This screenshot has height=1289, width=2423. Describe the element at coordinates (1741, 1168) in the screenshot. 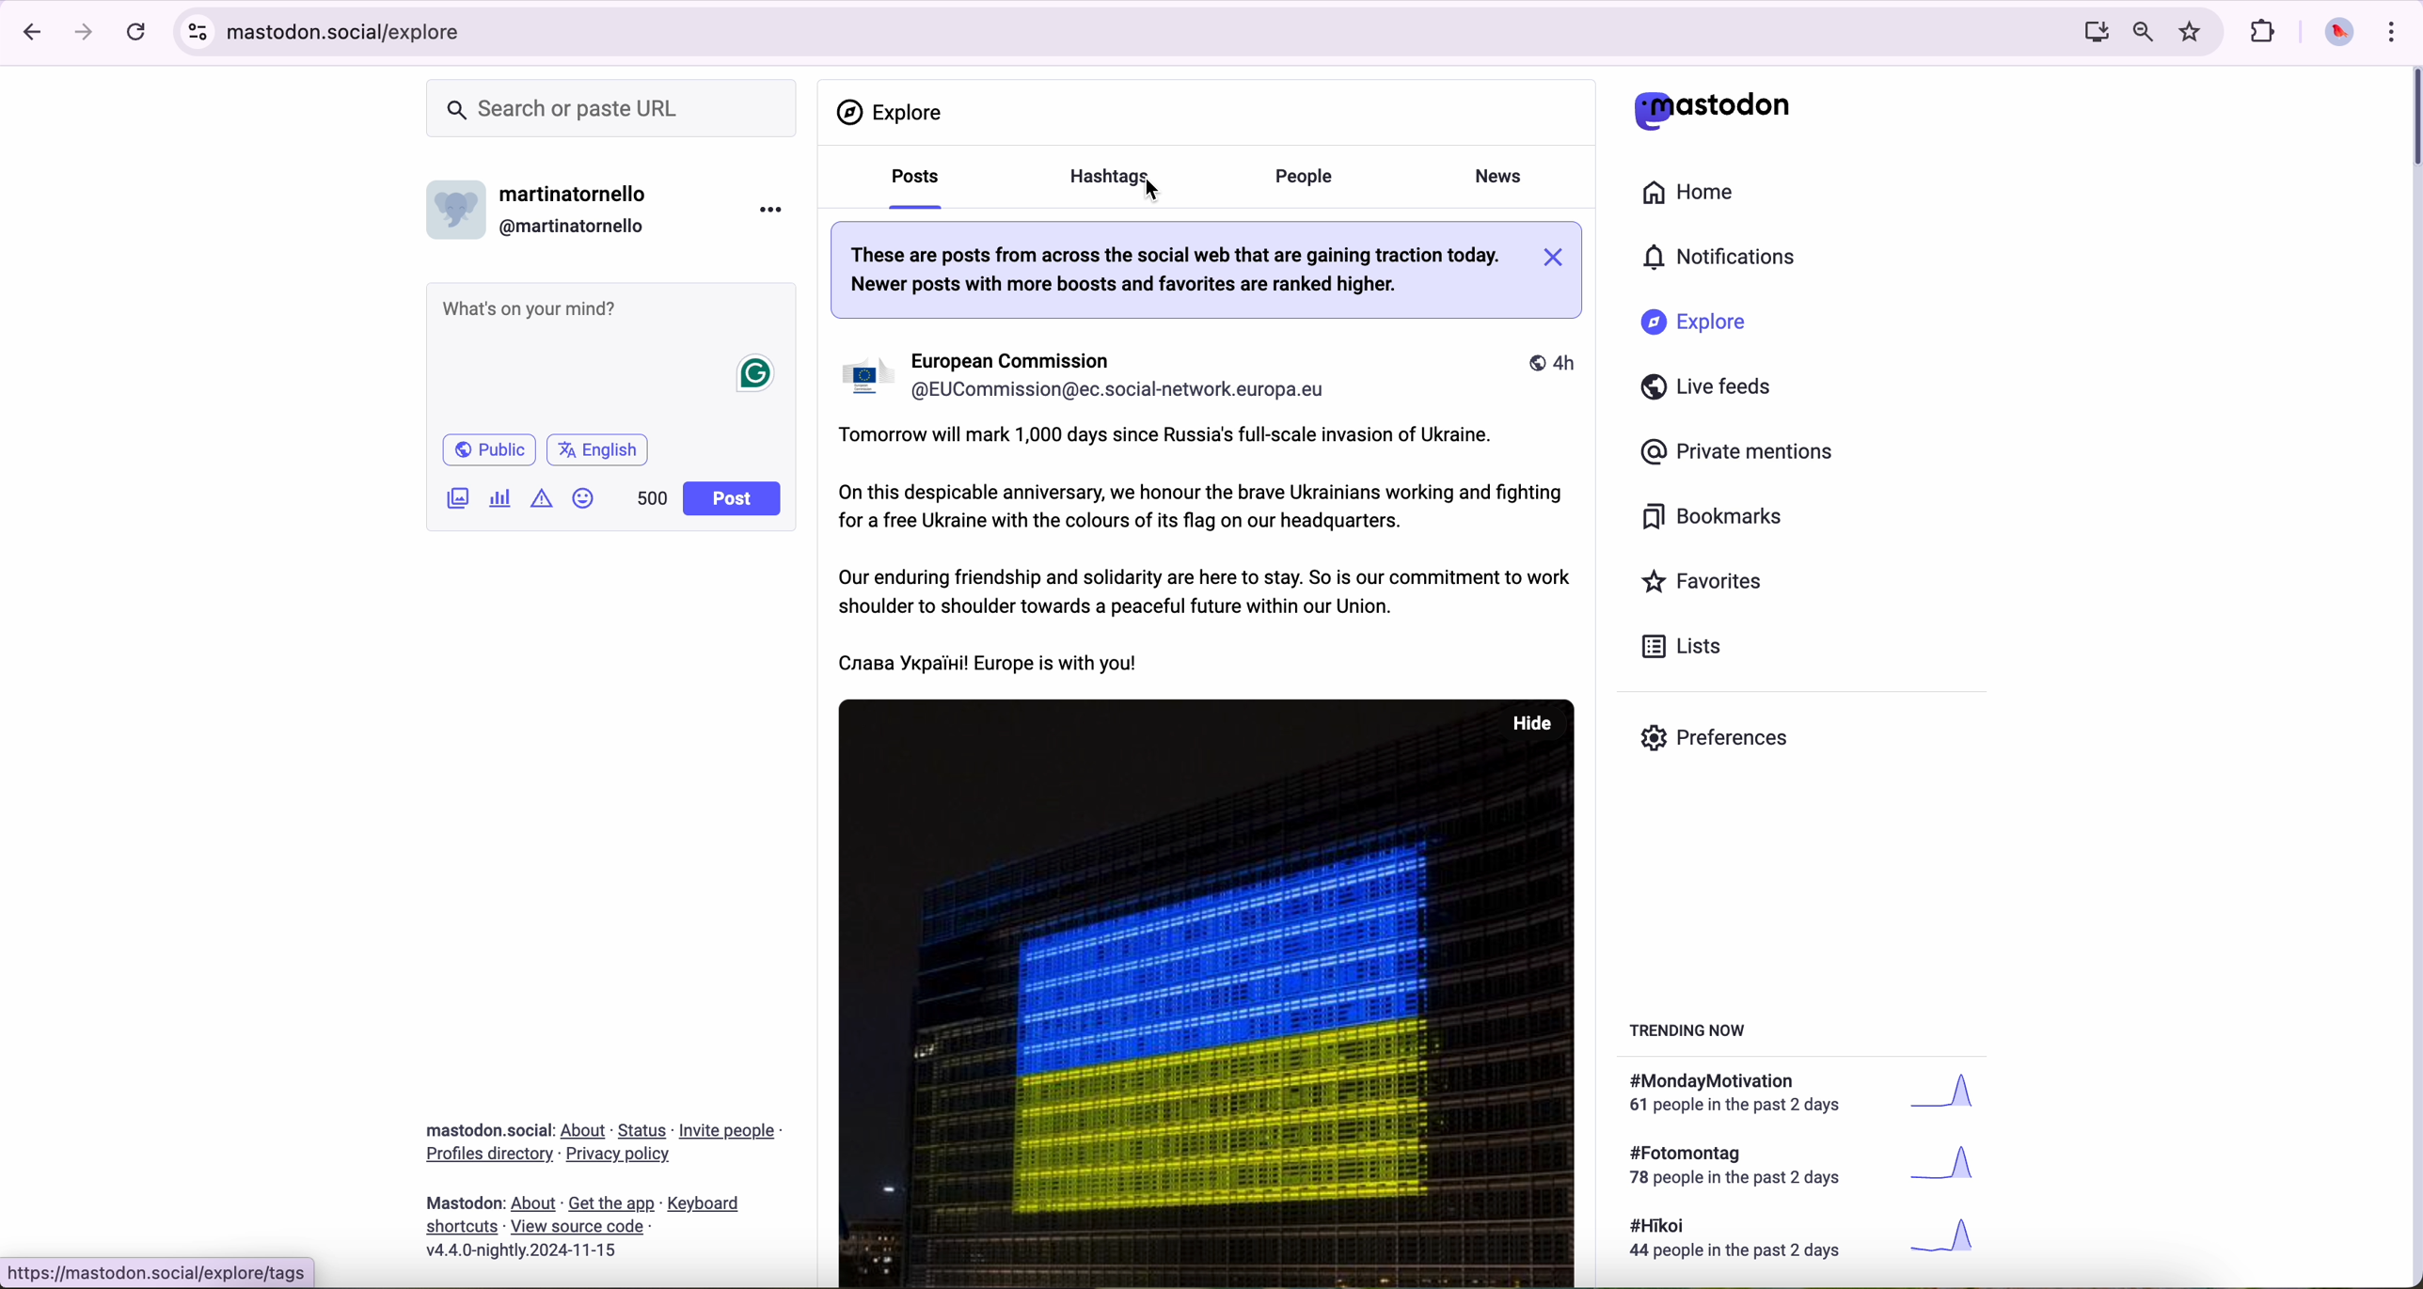

I see `text` at that location.